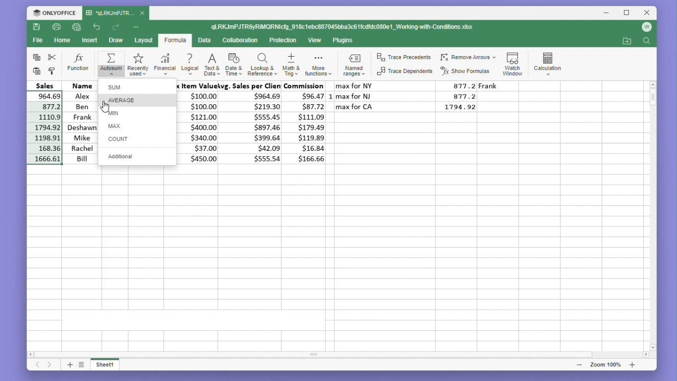  Describe the element at coordinates (136, 126) in the screenshot. I see `Max` at that location.